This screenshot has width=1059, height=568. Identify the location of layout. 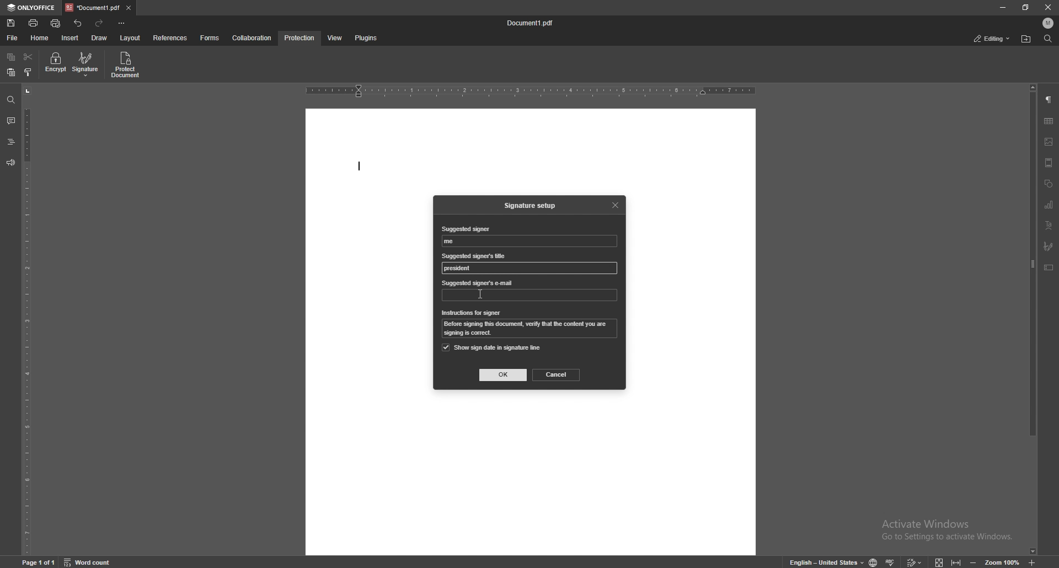
(130, 39).